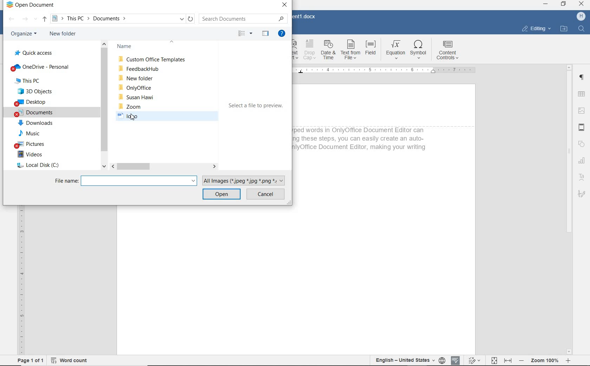 The width and height of the screenshot is (590, 366). I want to click on SYMBOL, so click(419, 51).